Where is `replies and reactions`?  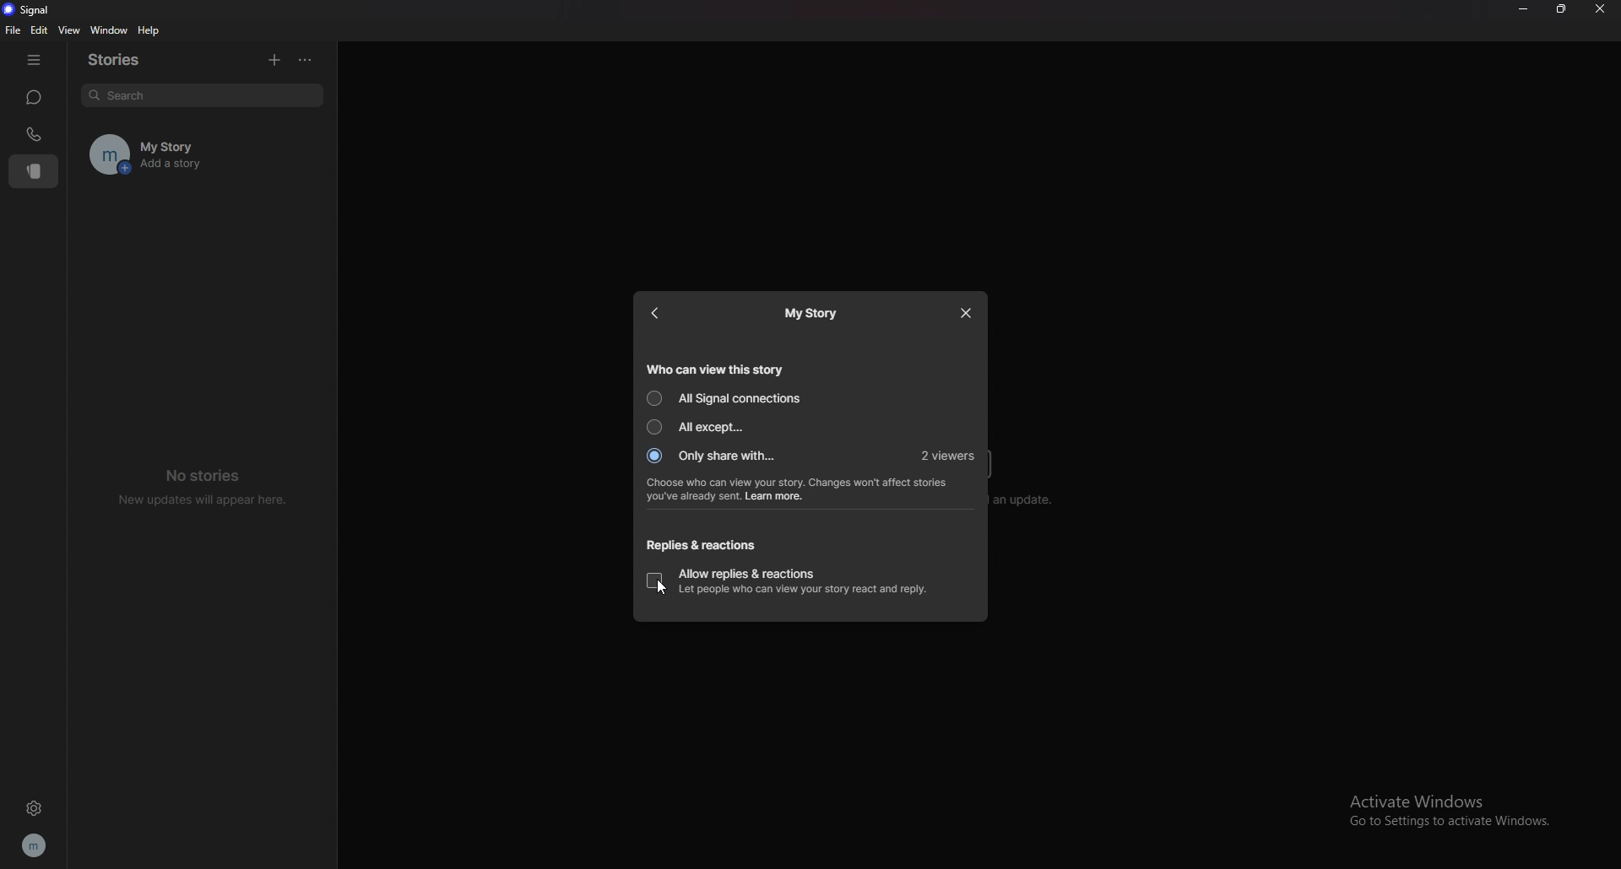
replies and reactions is located at coordinates (700, 546).